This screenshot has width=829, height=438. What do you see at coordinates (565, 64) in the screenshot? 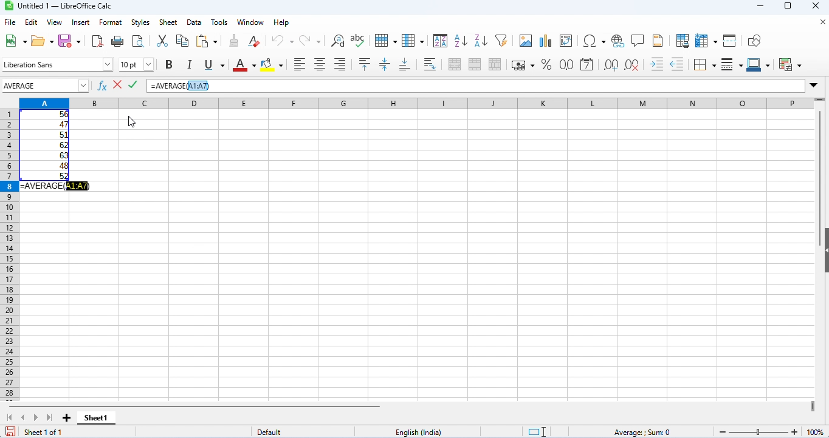
I see `format as number` at bounding box center [565, 64].